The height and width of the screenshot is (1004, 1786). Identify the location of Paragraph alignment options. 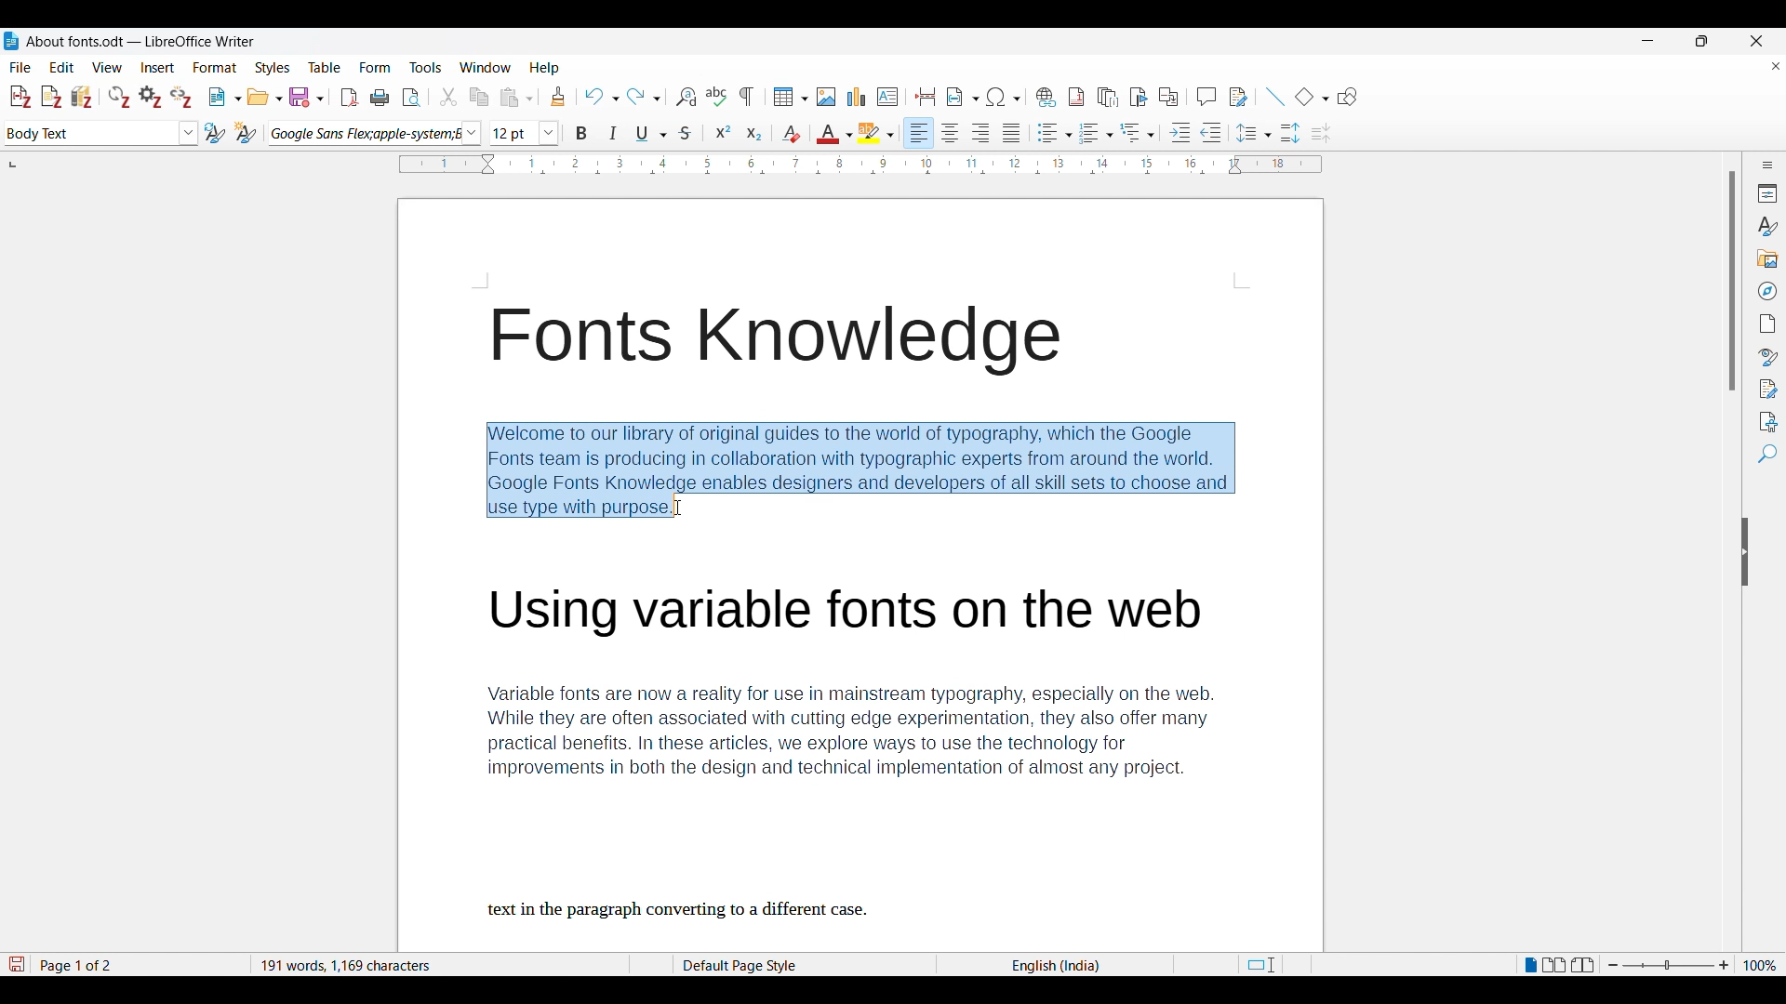
(964, 133).